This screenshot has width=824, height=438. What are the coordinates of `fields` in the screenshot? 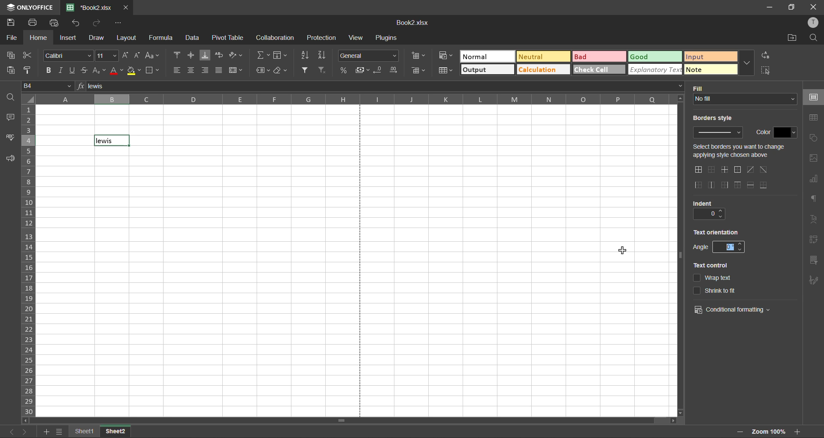 It's located at (281, 56).